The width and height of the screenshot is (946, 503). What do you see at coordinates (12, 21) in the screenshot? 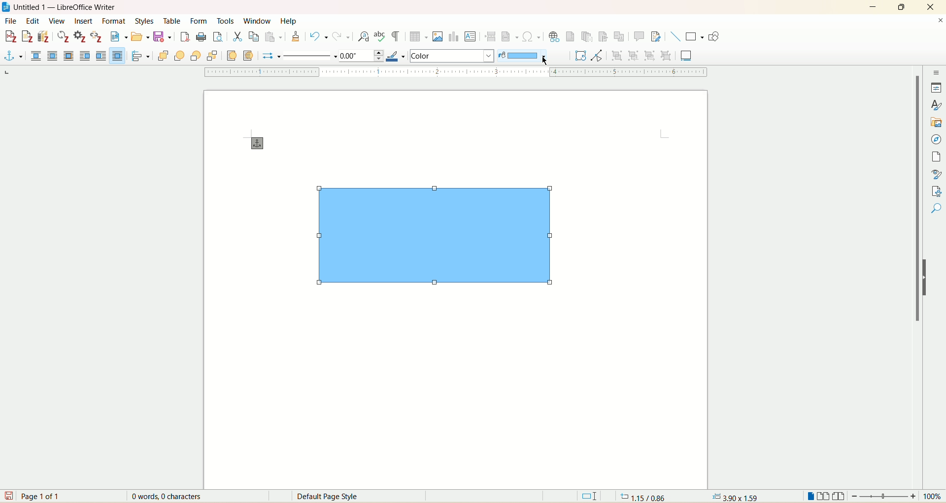
I see `file` at bounding box center [12, 21].